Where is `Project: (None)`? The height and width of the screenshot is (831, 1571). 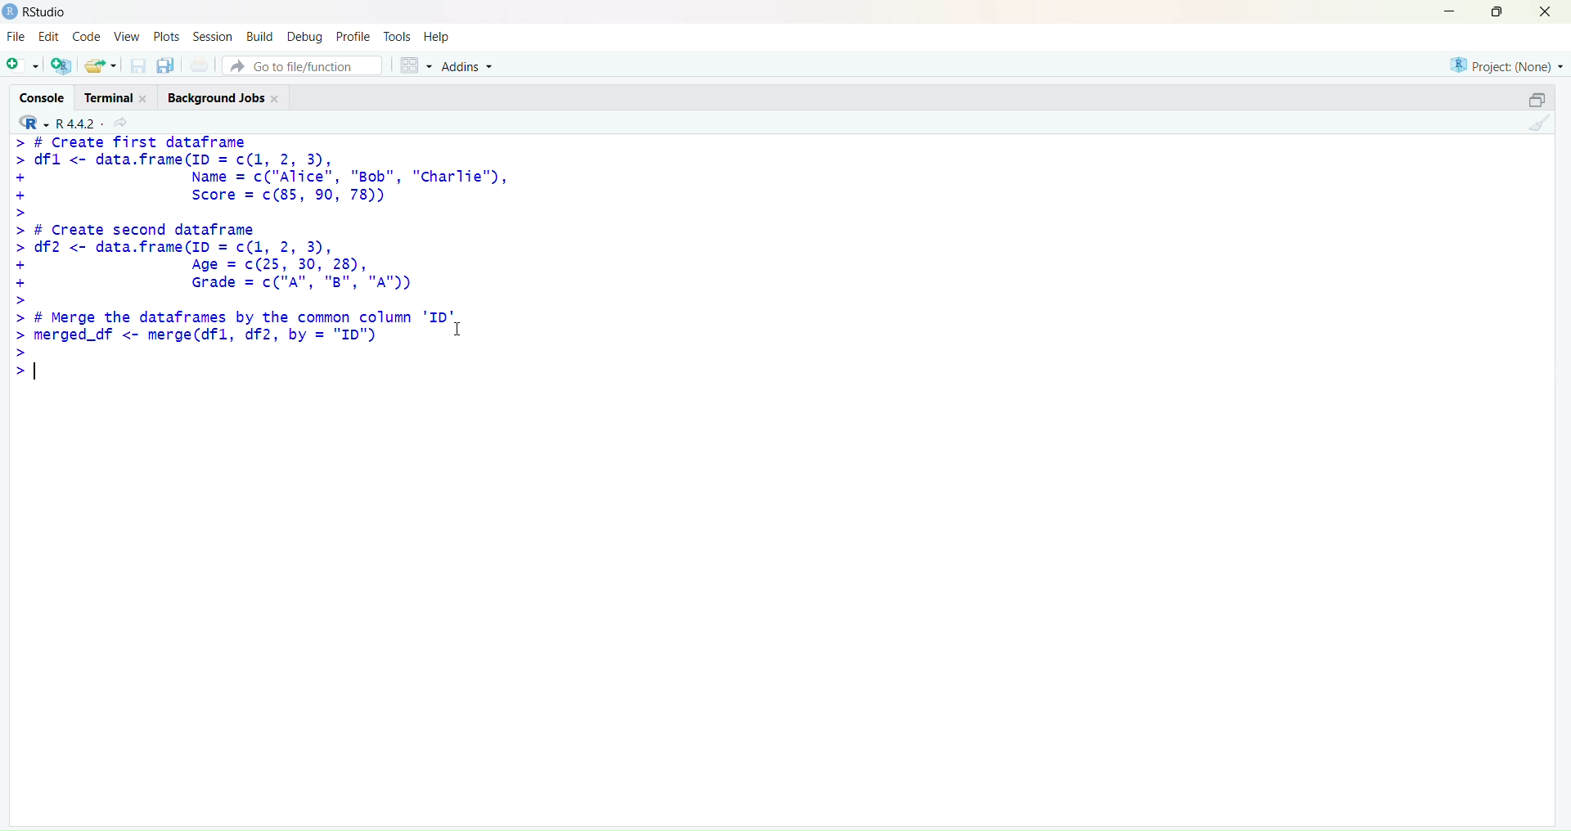 Project: (None) is located at coordinates (1507, 65).